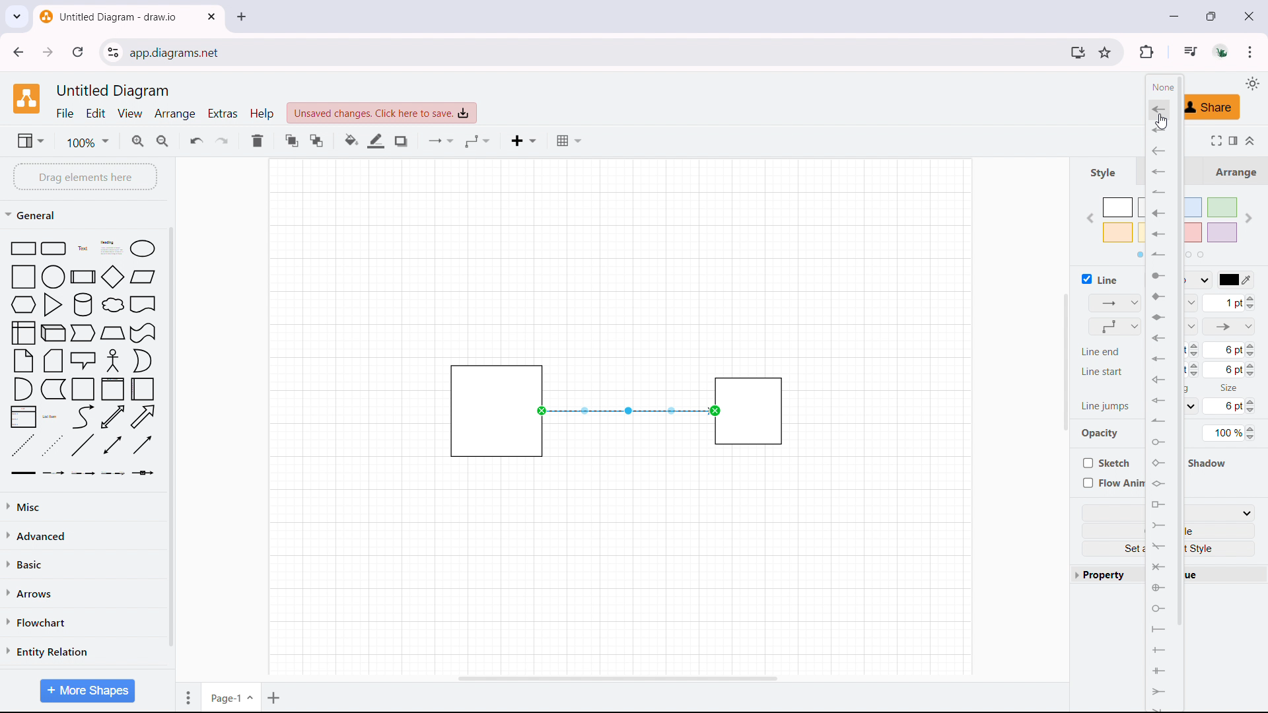 This screenshot has width=1268, height=713. What do you see at coordinates (477, 141) in the screenshot?
I see `waypoints` at bounding box center [477, 141].